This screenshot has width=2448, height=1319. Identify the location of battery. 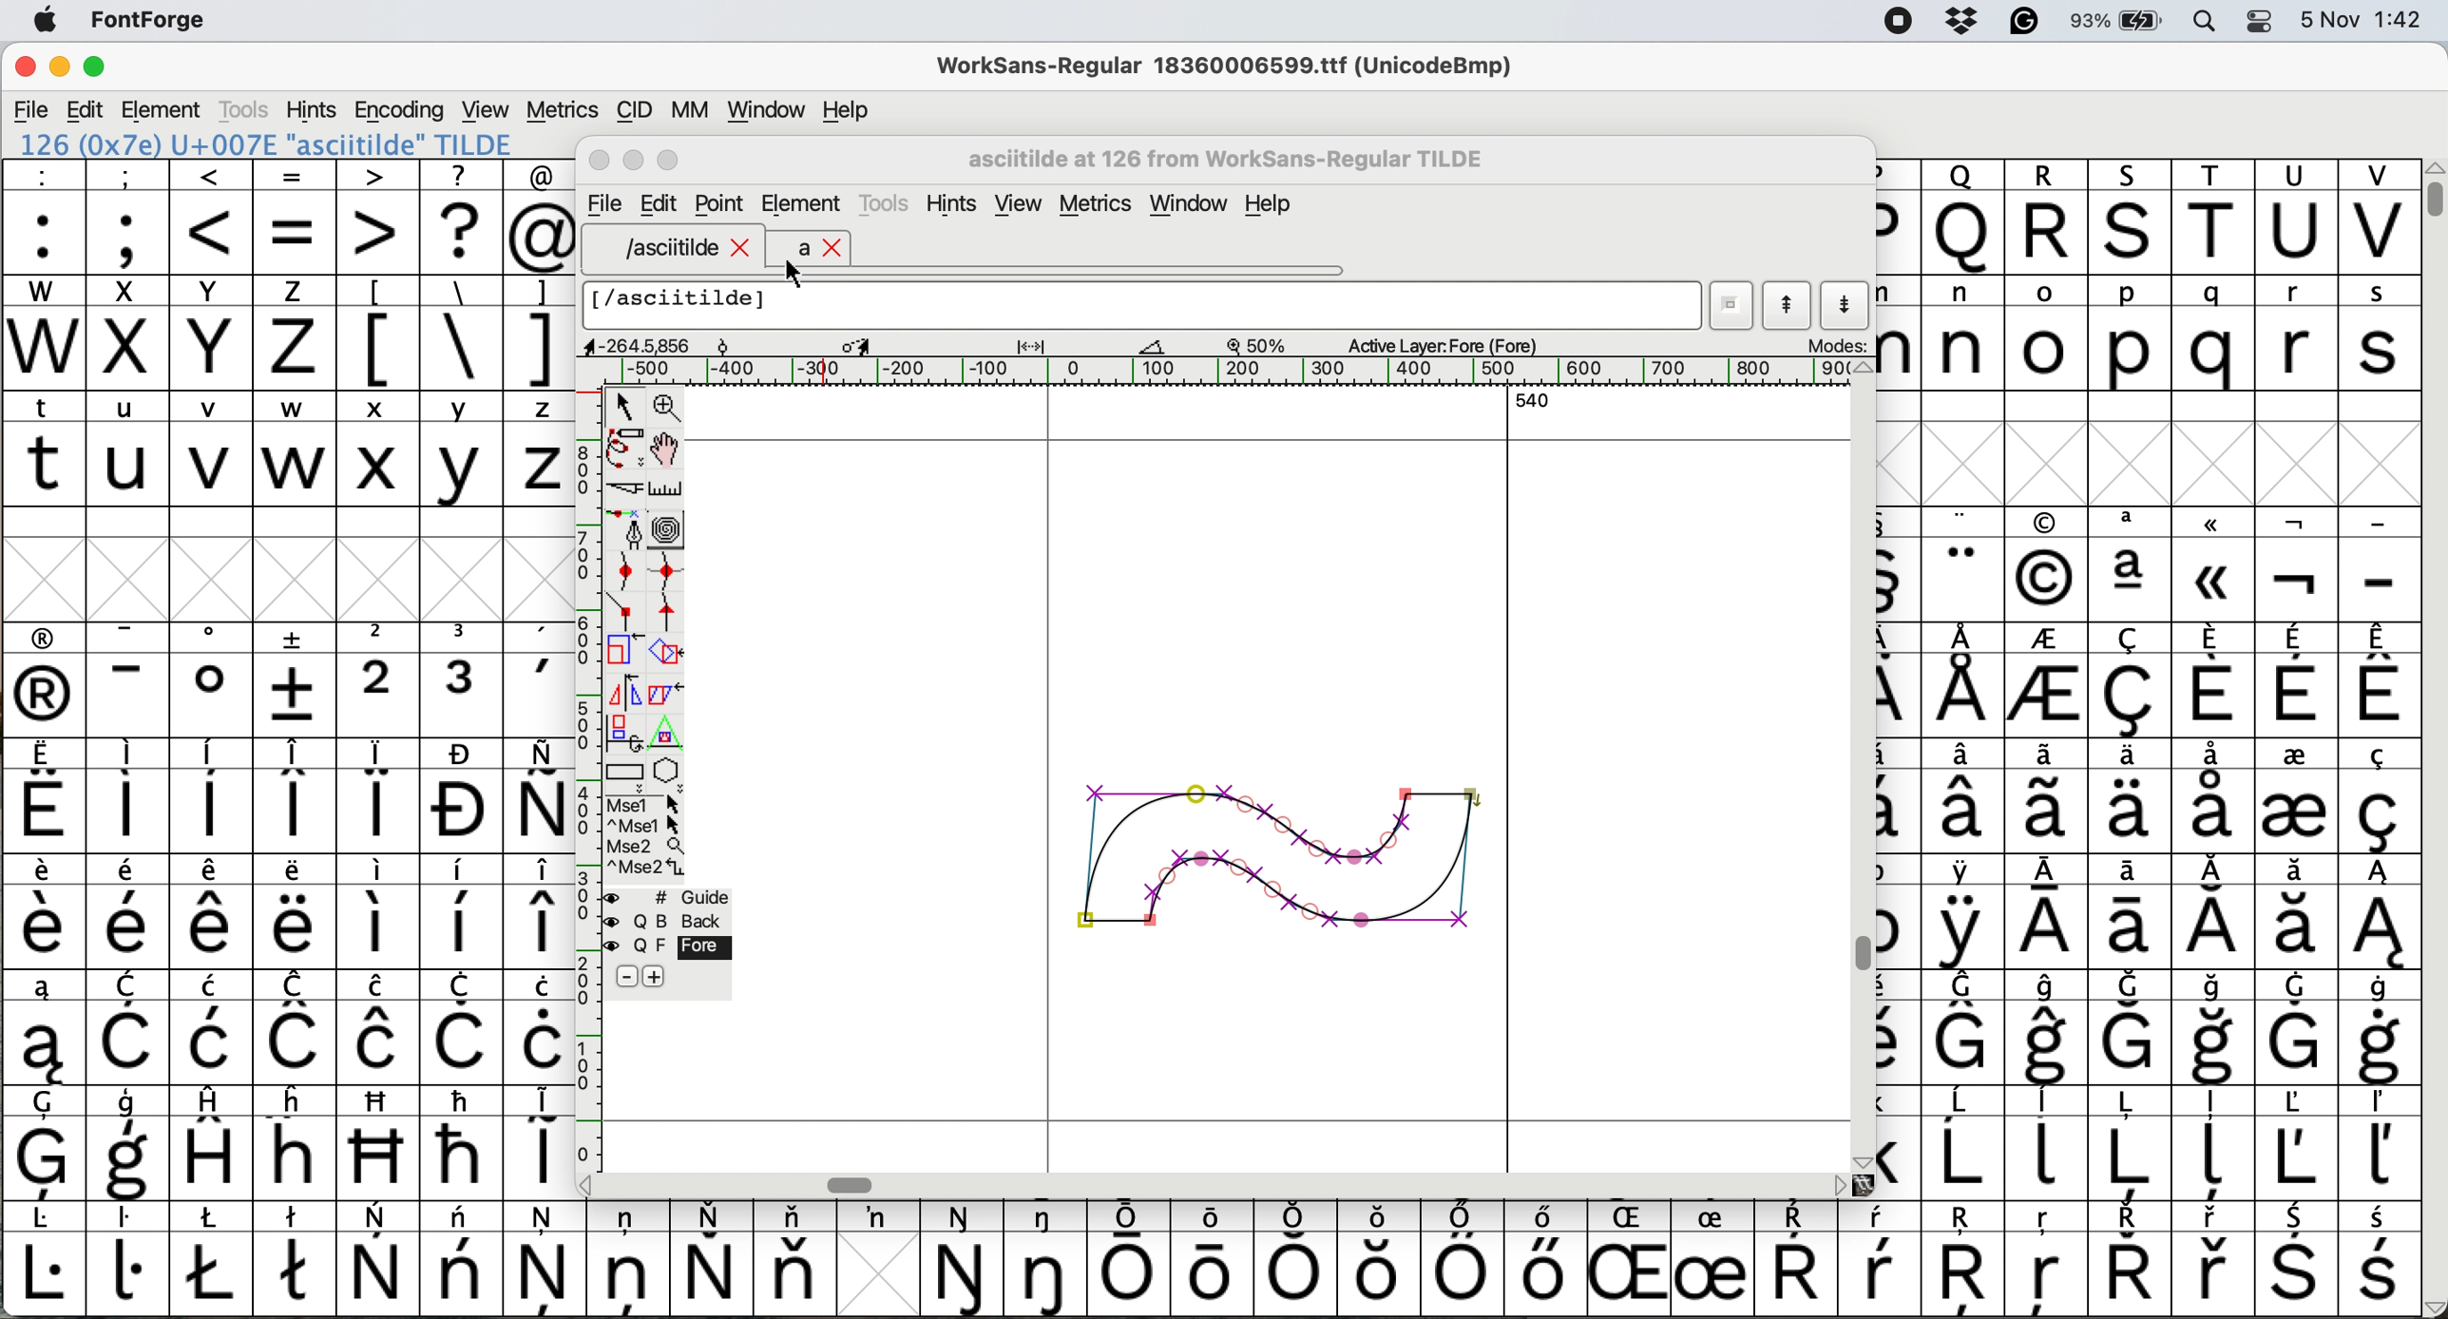
(2124, 20).